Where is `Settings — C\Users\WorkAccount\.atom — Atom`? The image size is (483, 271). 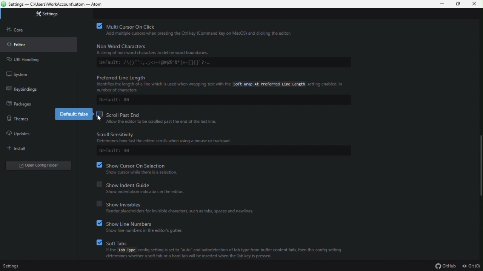
Settings — C\Users\WorkAccount\.atom — Atom is located at coordinates (57, 4).